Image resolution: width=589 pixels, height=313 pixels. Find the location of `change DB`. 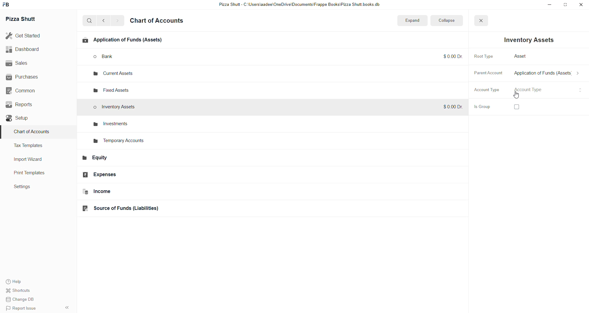

change DB is located at coordinates (20, 300).